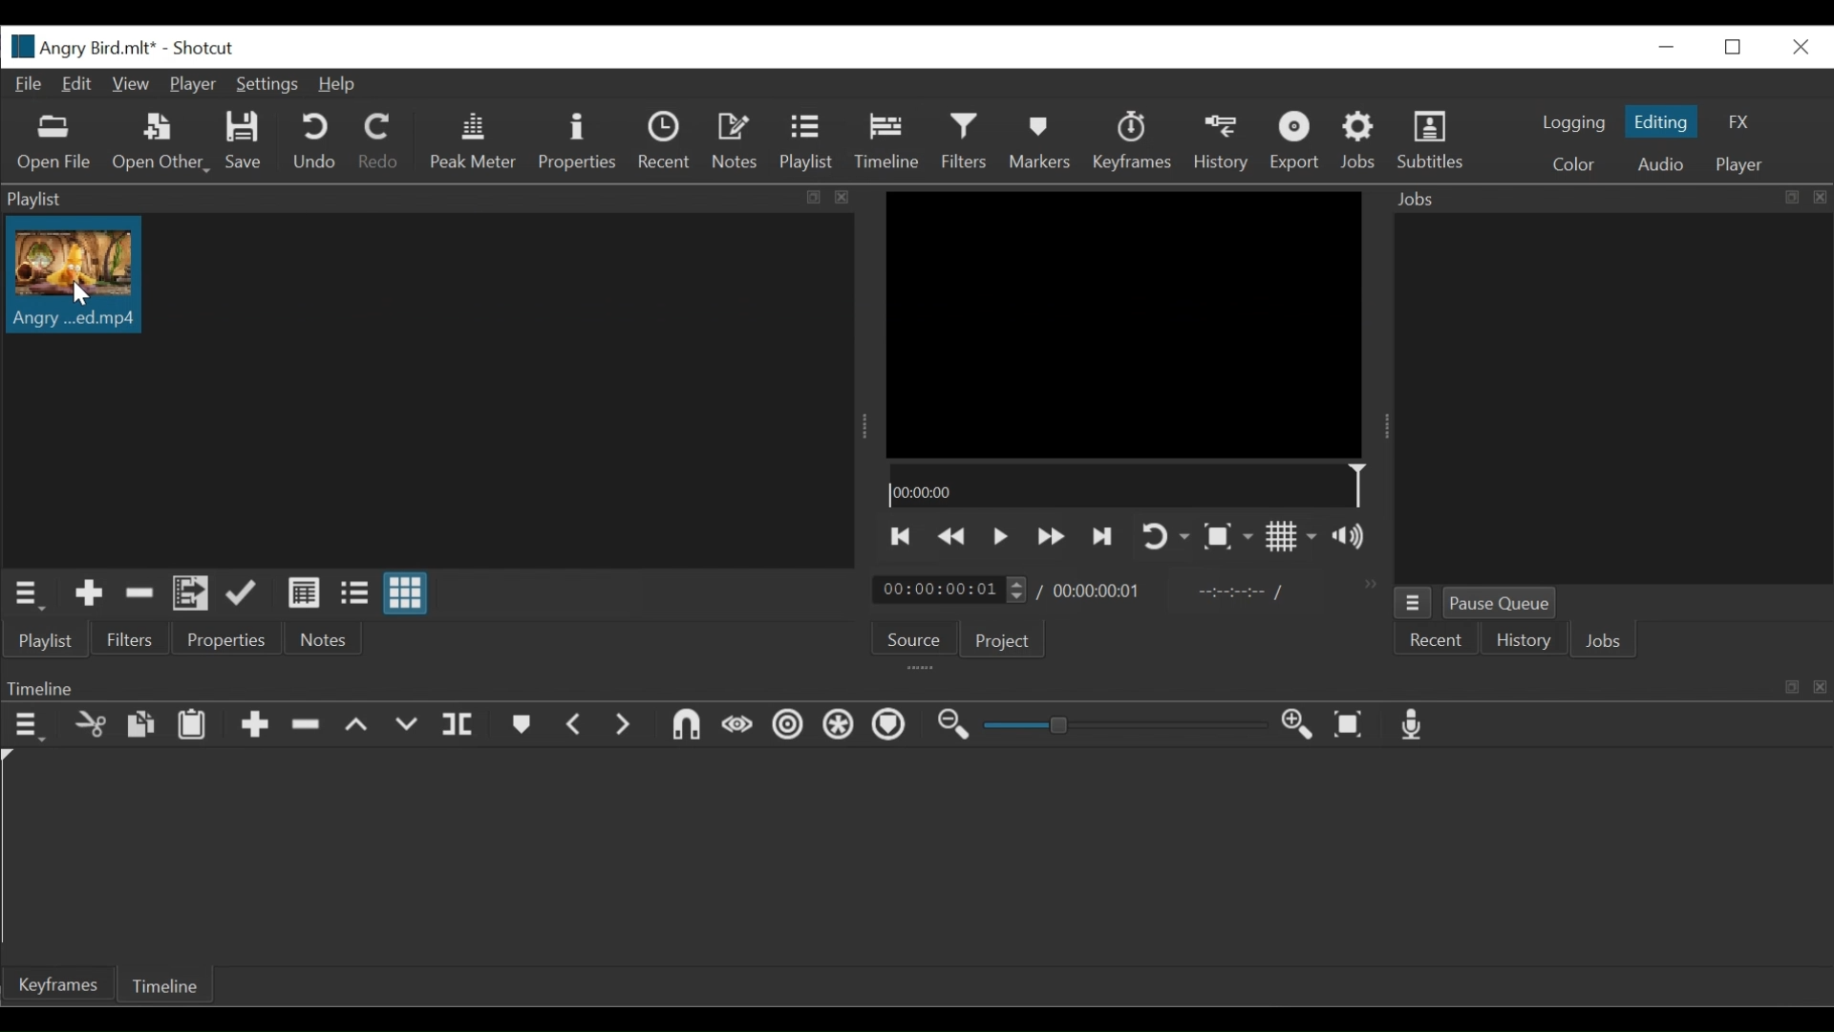  Describe the element at coordinates (245, 141) in the screenshot. I see `Save` at that location.